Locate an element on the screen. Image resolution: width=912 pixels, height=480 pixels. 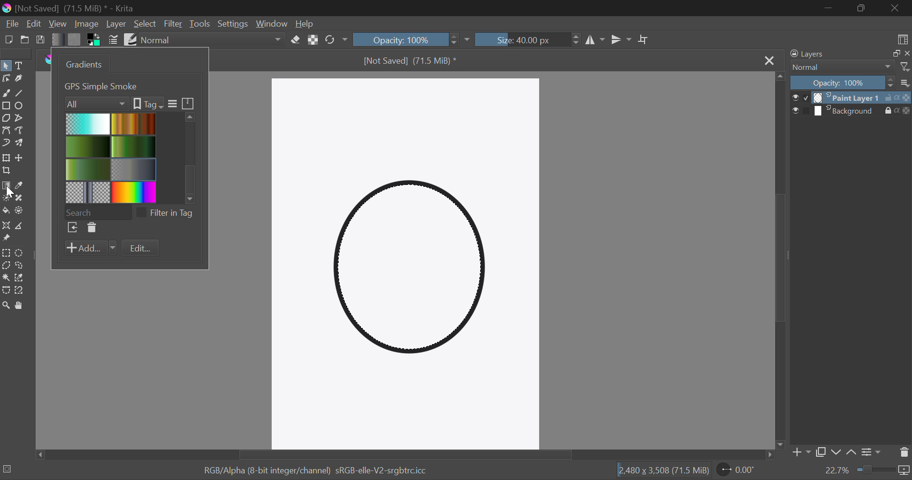
Freehand Selection is located at coordinates (22, 265).